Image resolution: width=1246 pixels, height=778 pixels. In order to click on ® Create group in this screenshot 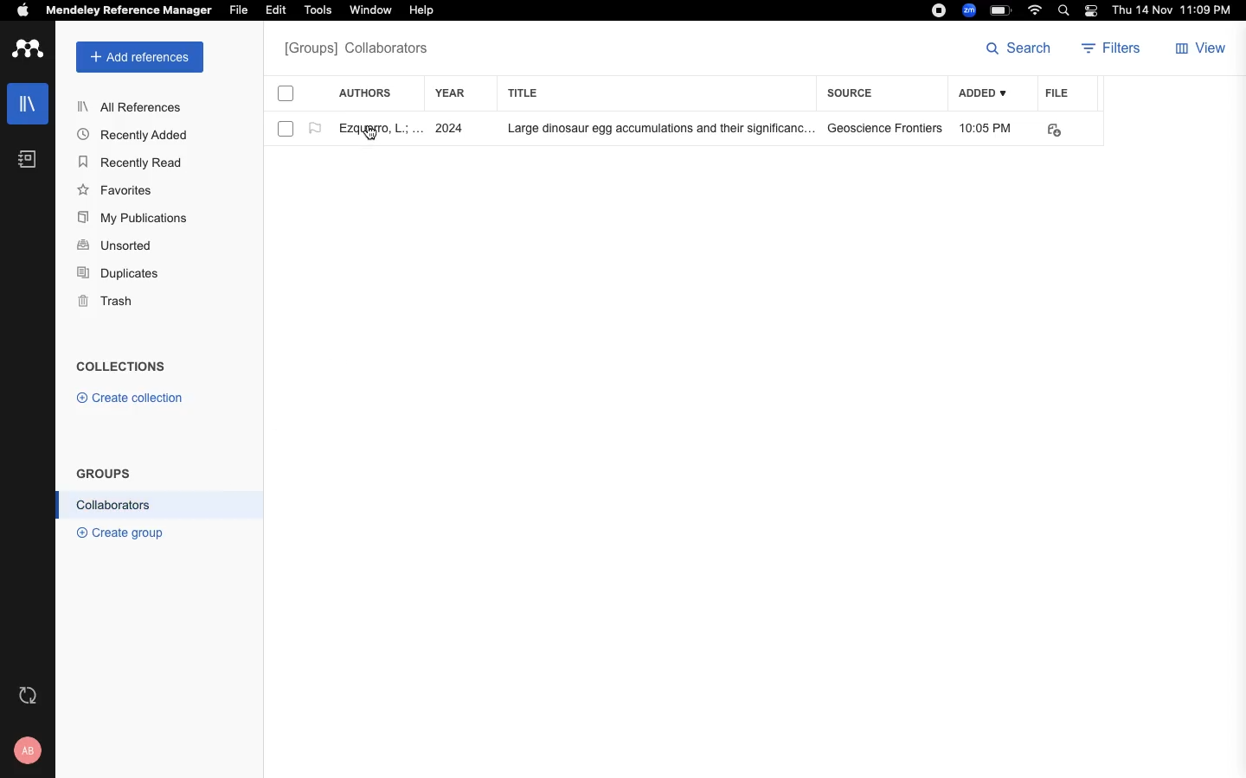, I will do `click(117, 532)`.